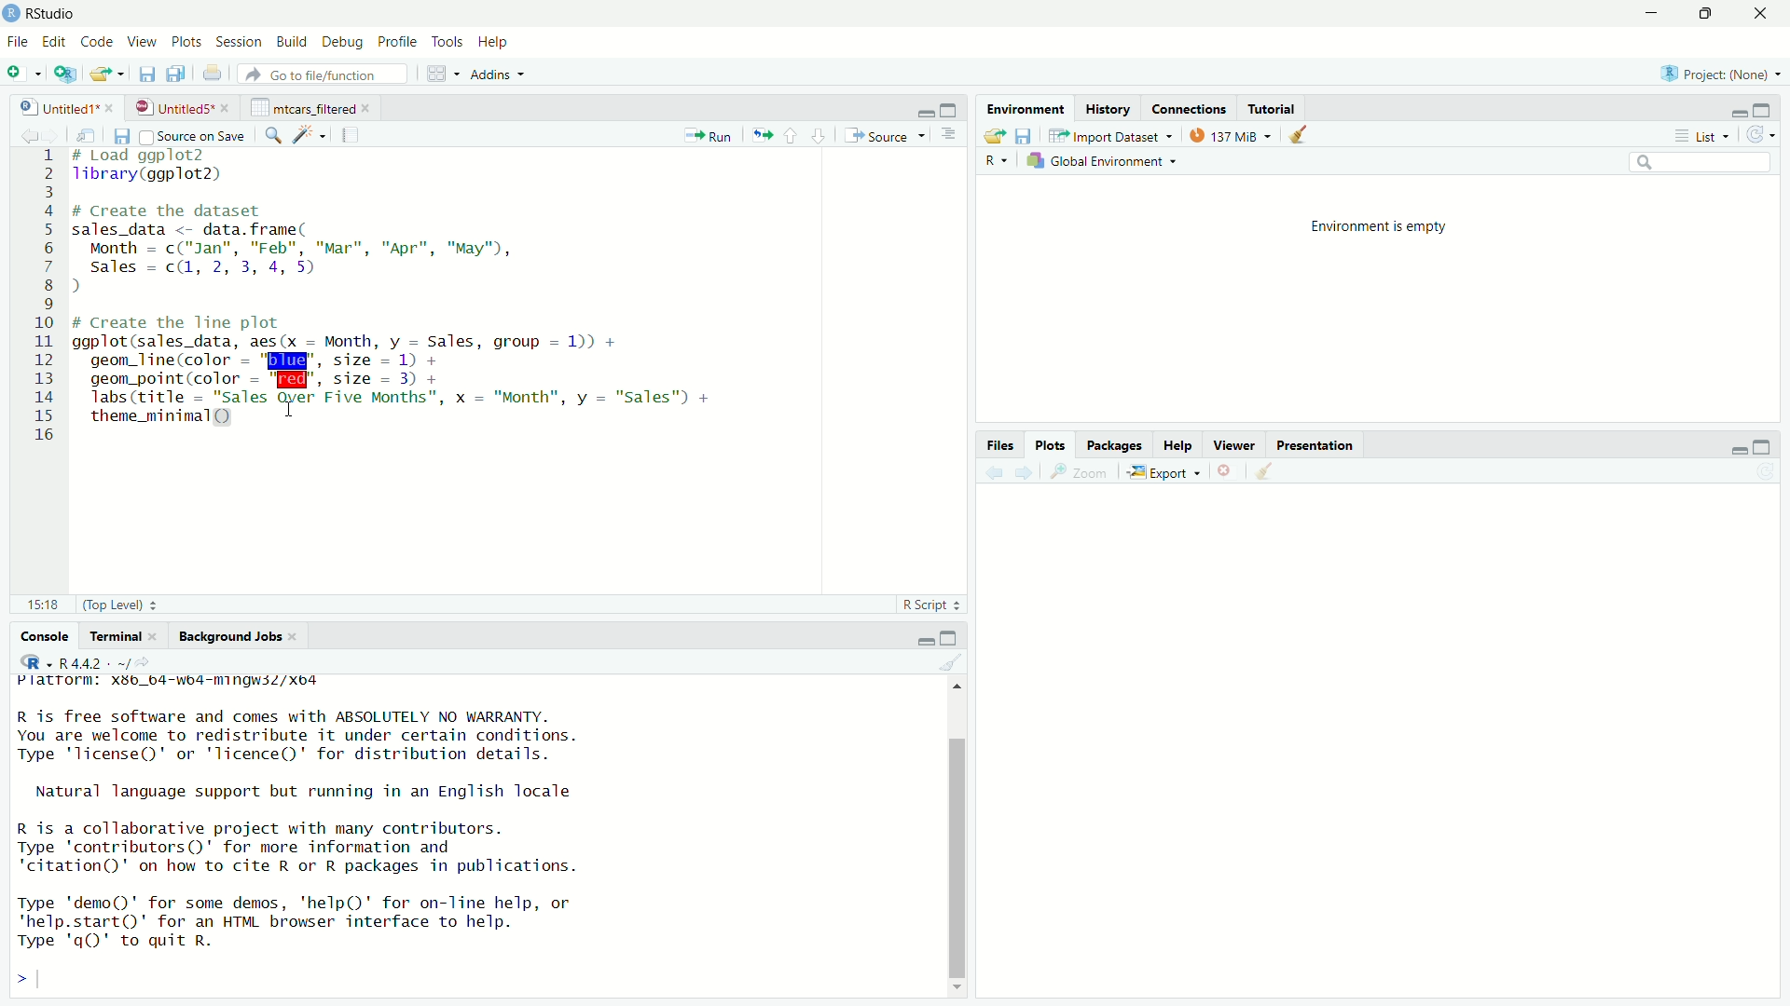 Image resolution: width=1790 pixels, height=1006 pixels. I want to click on code, so click(100, 42).